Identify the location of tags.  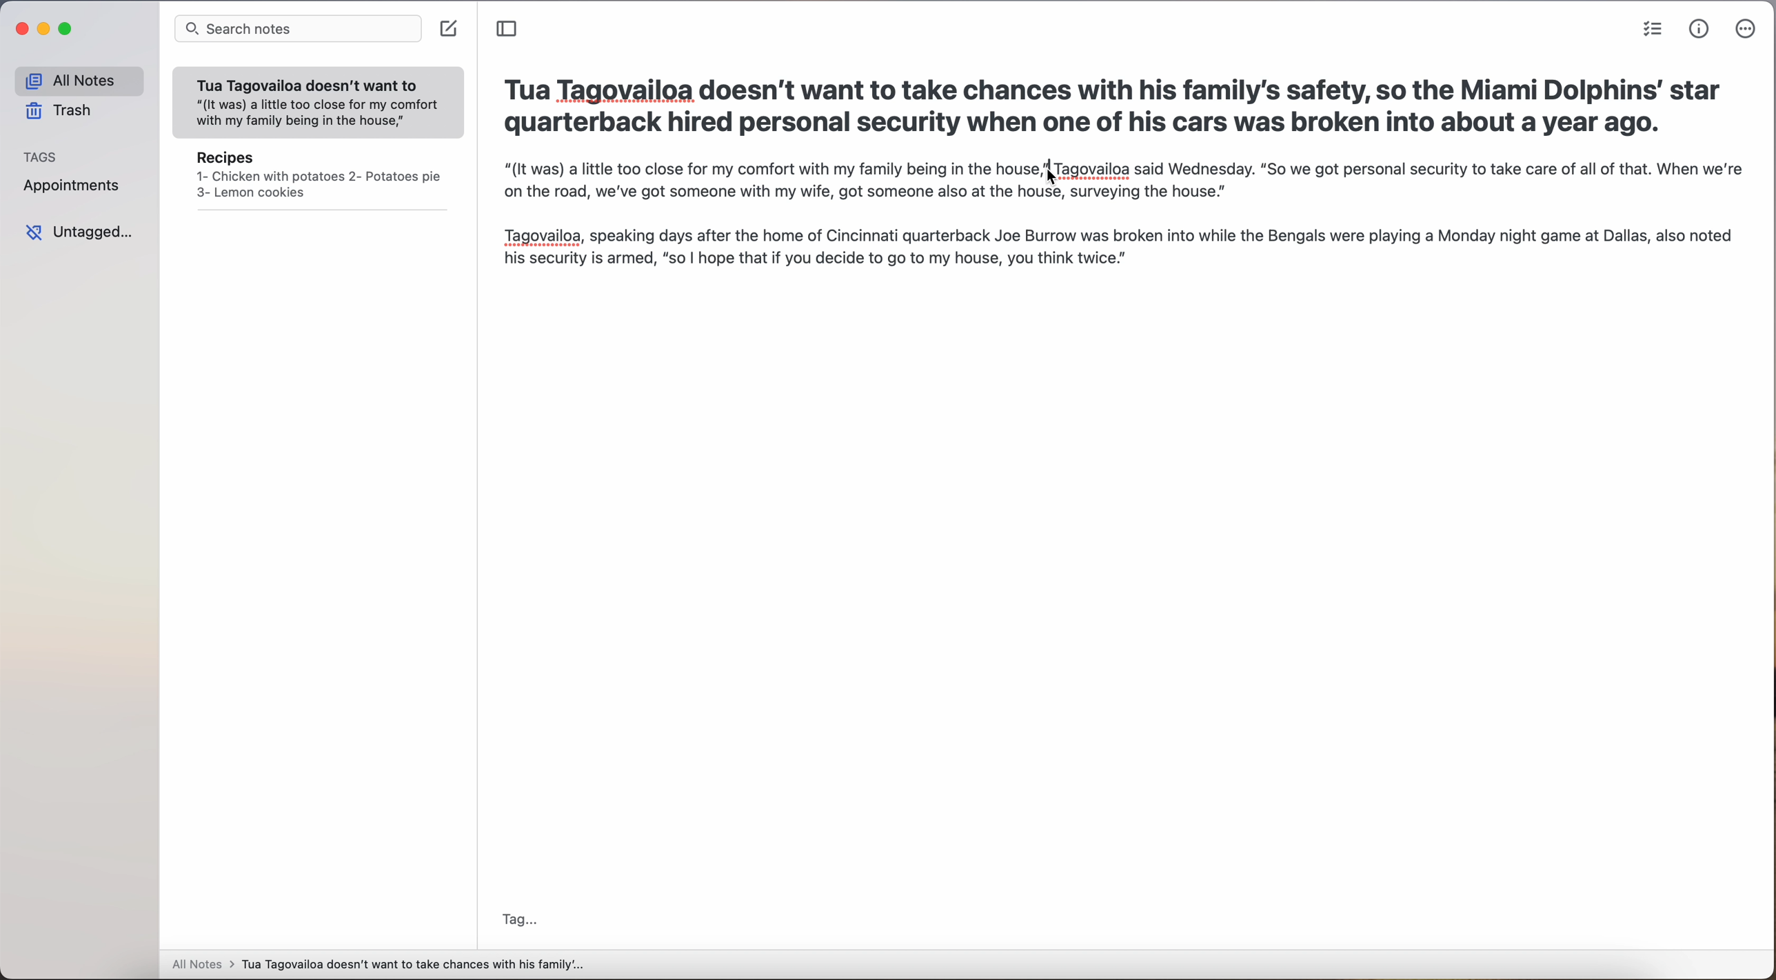
(41, 156).